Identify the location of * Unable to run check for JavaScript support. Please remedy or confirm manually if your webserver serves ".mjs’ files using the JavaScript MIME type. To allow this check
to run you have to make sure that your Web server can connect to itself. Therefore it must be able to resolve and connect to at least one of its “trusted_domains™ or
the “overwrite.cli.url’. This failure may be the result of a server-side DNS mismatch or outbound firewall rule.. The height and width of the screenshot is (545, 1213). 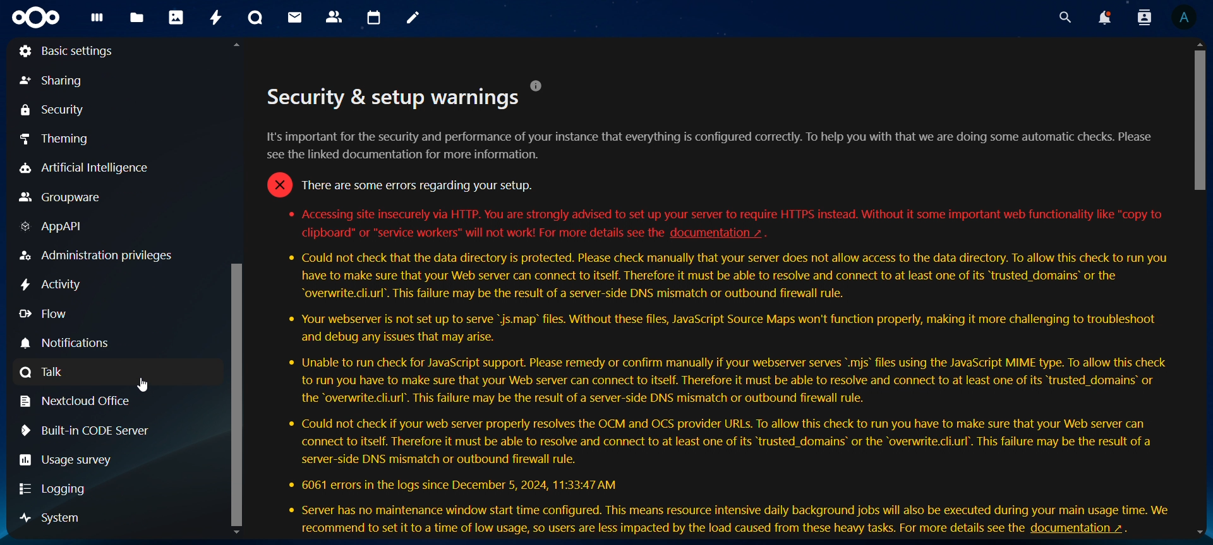
(731, 382).